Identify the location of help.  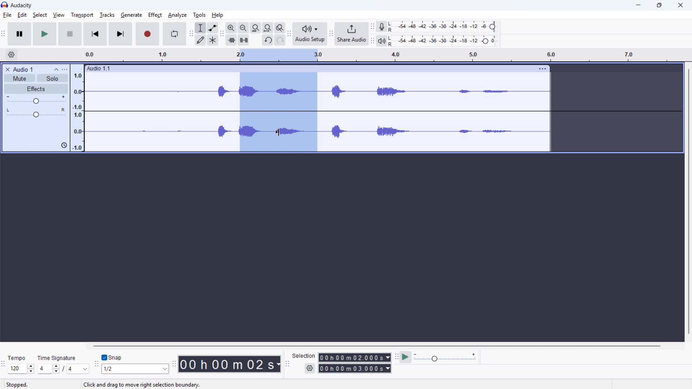
(217, 15).